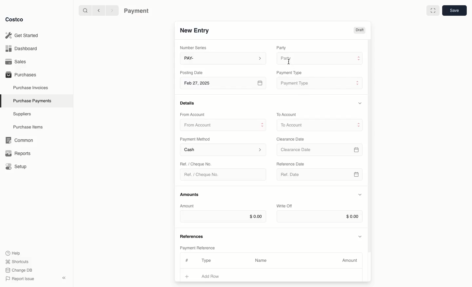  I want to click on Costco, so click(14, 19).